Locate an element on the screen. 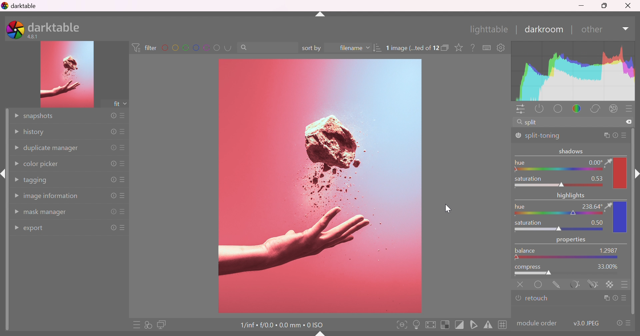 The width and height of the screenshot is (640, 336). slider is located at coordinates (568, 258).